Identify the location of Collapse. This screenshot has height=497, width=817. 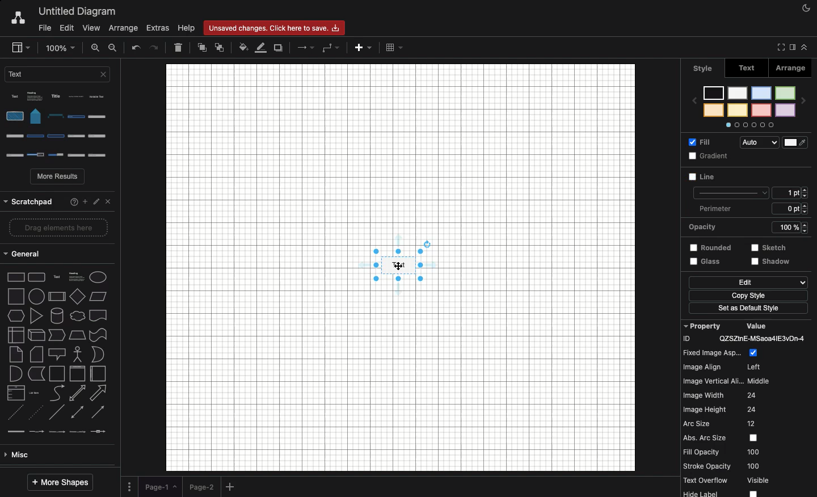
(805, 47).